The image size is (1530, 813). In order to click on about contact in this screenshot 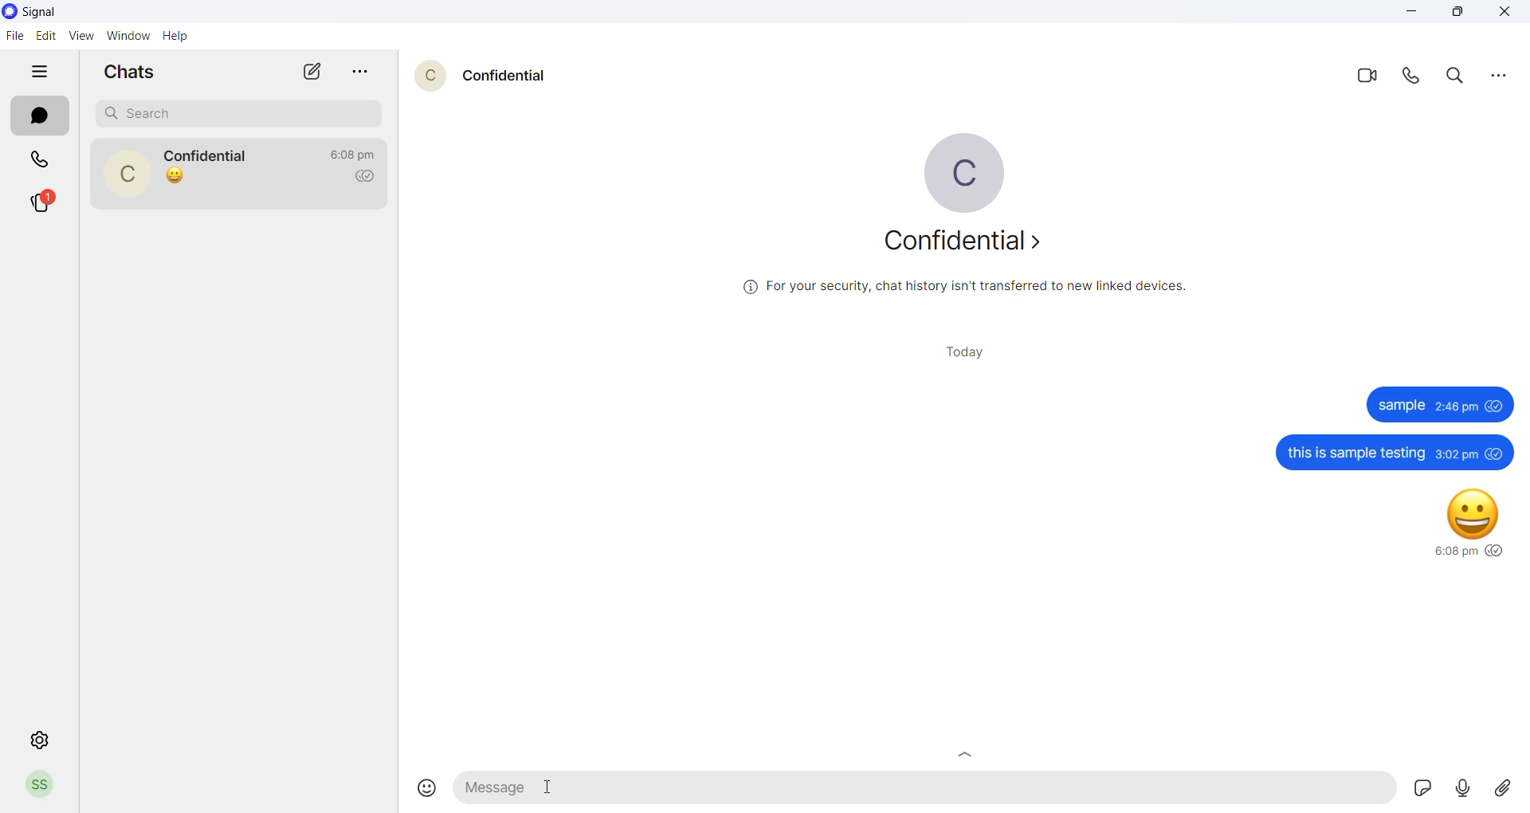, I will do `click(970, 249)`.